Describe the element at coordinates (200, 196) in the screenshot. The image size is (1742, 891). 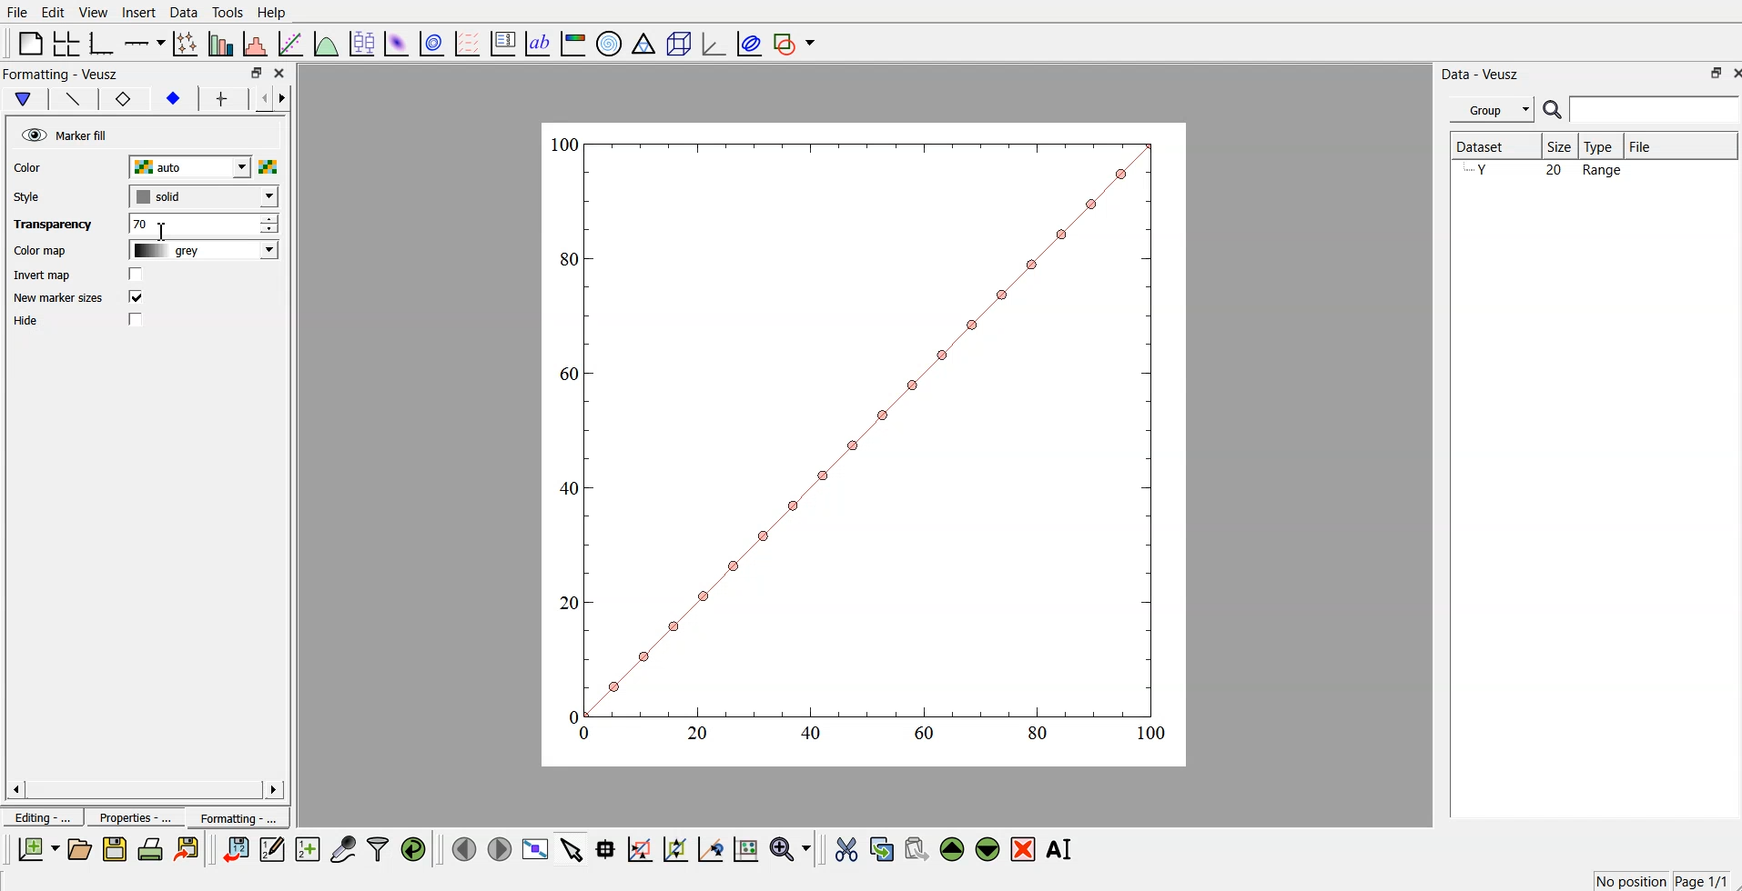
I see `solid` at that location.